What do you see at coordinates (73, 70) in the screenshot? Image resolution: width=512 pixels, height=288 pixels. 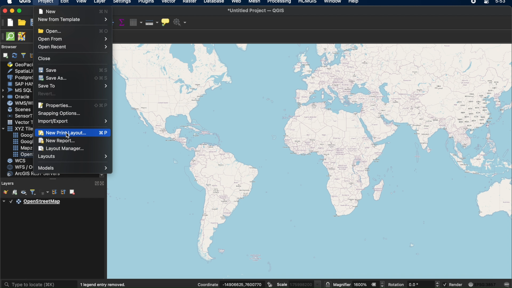 I see `save` at bounding box center [73, 70].